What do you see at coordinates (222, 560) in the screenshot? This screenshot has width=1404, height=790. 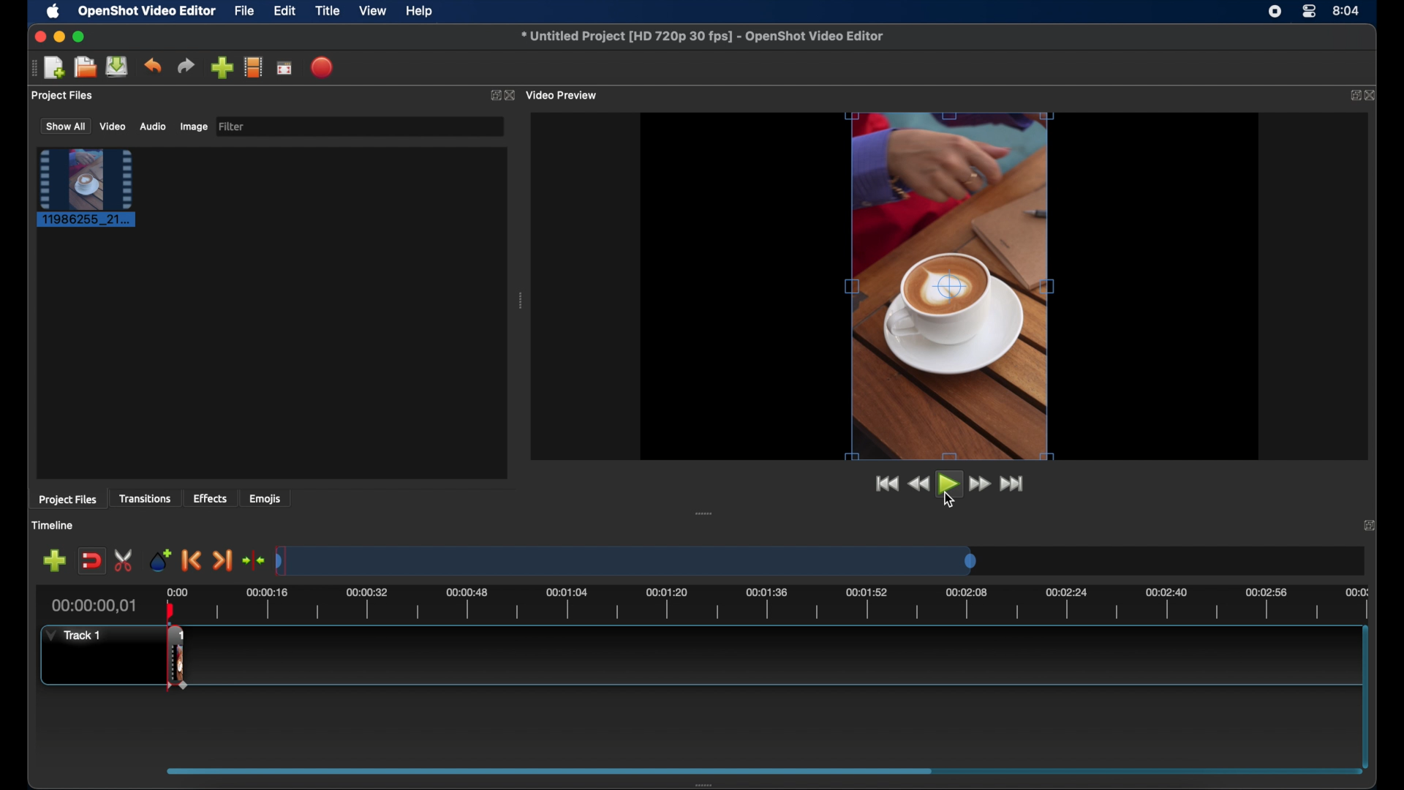 I see `next marker` at bounding box center [222, 560].